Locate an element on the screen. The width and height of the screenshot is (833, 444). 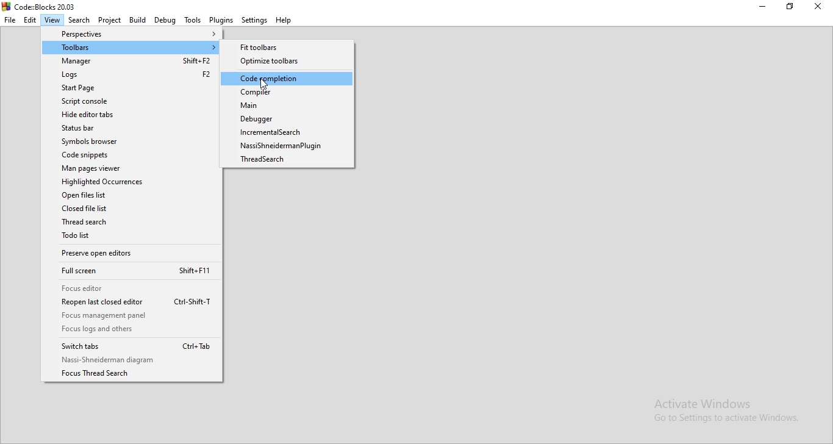
Minimise is located at coordinates (765, 9).